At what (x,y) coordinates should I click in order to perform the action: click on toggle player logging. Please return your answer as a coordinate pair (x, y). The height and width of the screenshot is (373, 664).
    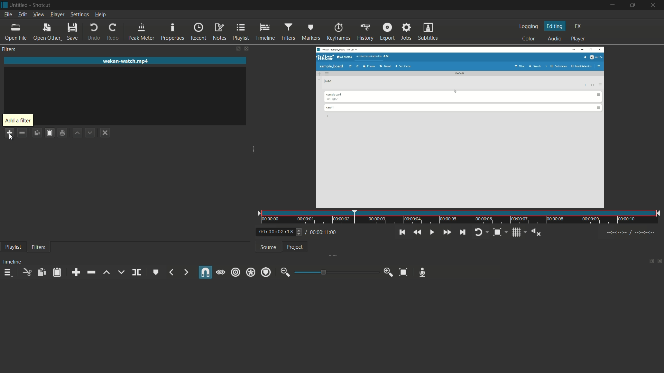
    Looking at the image, I should click on (480, 232).